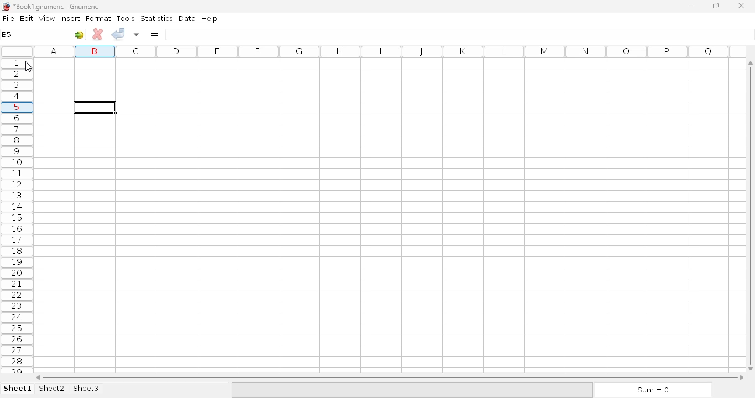 The width and height of the screenshot is (755, 398). I want to click on statistics, so click(156, 18).